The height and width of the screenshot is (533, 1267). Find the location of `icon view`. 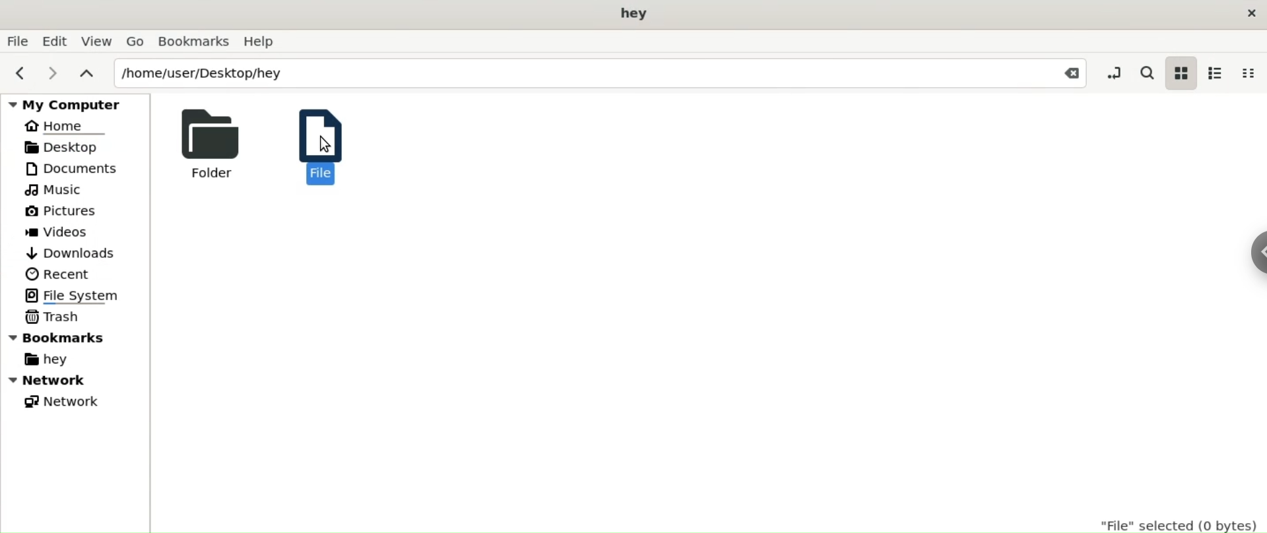

icon view is located at coordinates (1183, 75).